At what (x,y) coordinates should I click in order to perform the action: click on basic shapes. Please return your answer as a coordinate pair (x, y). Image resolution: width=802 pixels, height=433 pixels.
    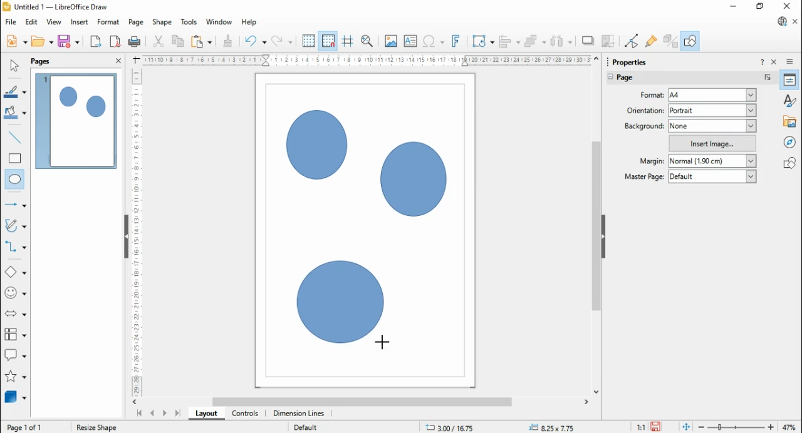
    Looking at the image, I should click on (16, 273).